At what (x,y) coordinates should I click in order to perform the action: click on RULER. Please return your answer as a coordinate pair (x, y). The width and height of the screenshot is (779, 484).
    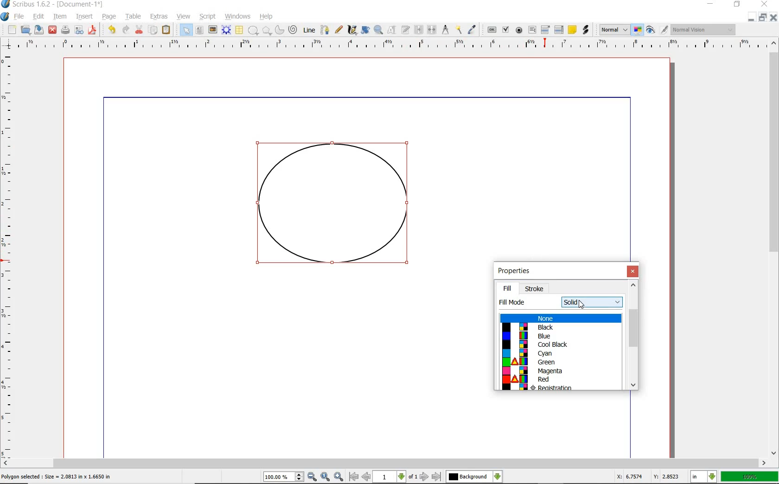
    Looking at the image, I should click on (8, 257).